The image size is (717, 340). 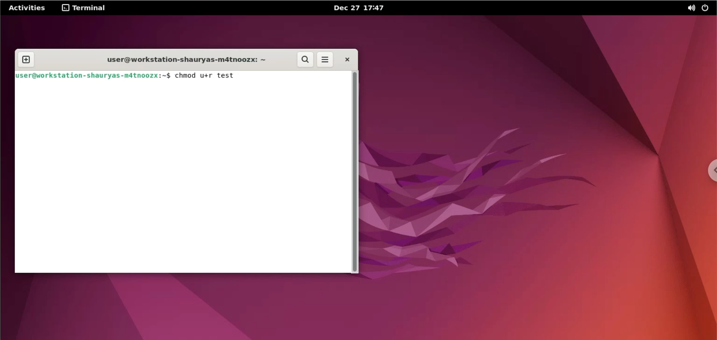 What do you see at coordinates (183, 58) in the screenshot?
I see `user@workstation-shauryas-m4tnoozx:~` at bounding box center [183, 58].